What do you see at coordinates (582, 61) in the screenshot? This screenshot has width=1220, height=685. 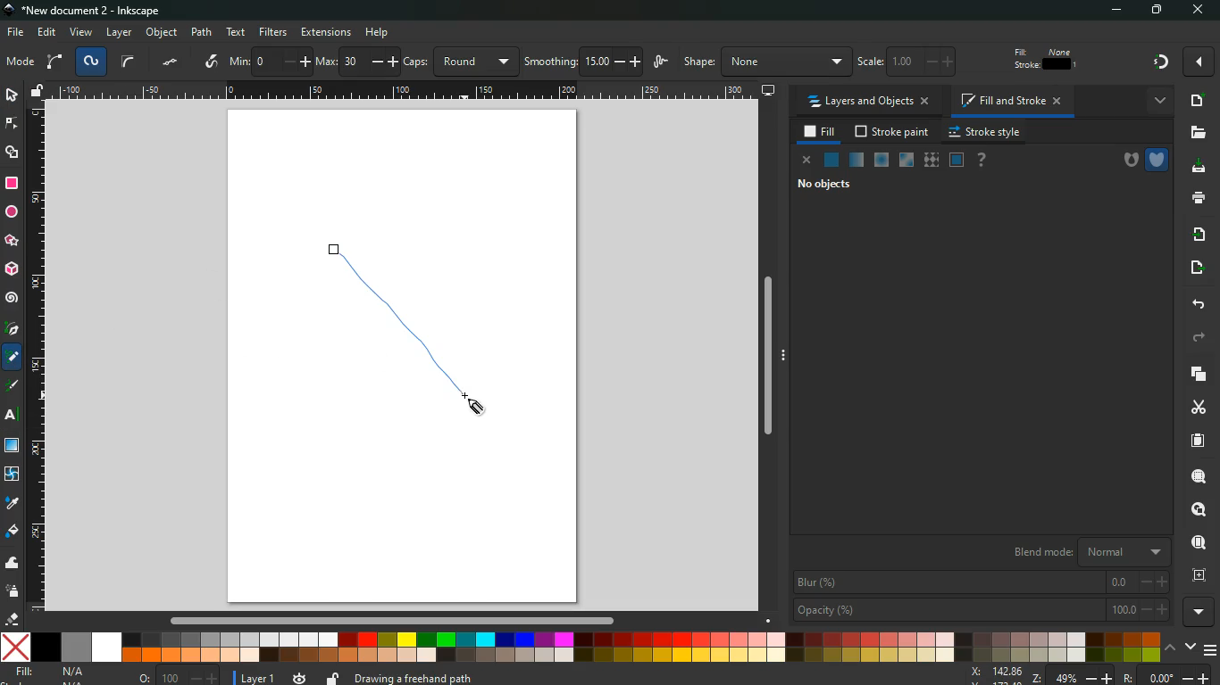 I see `smoothing` at bounding box center [582, 61].